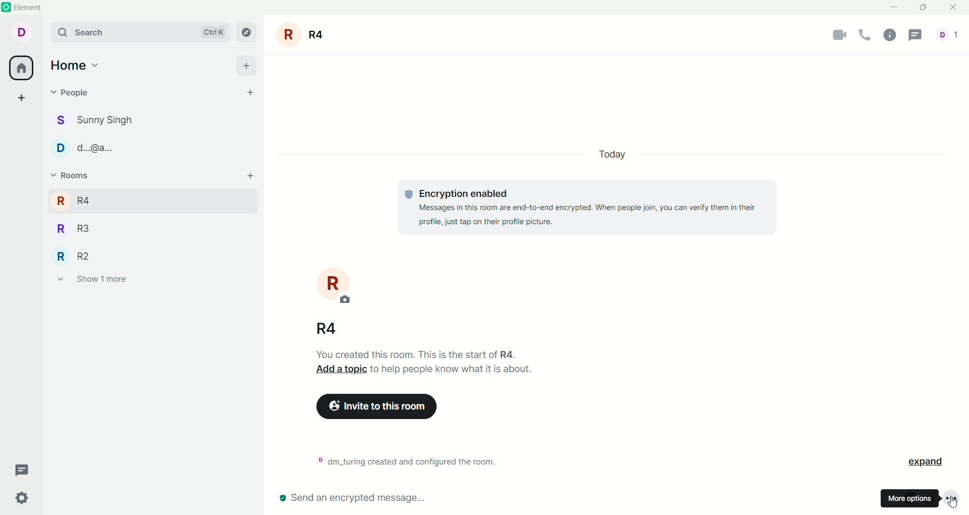  What do you see at coordinates (69, 176) in the screenshot?
I see `rooms` at bounding box center [69, 176].